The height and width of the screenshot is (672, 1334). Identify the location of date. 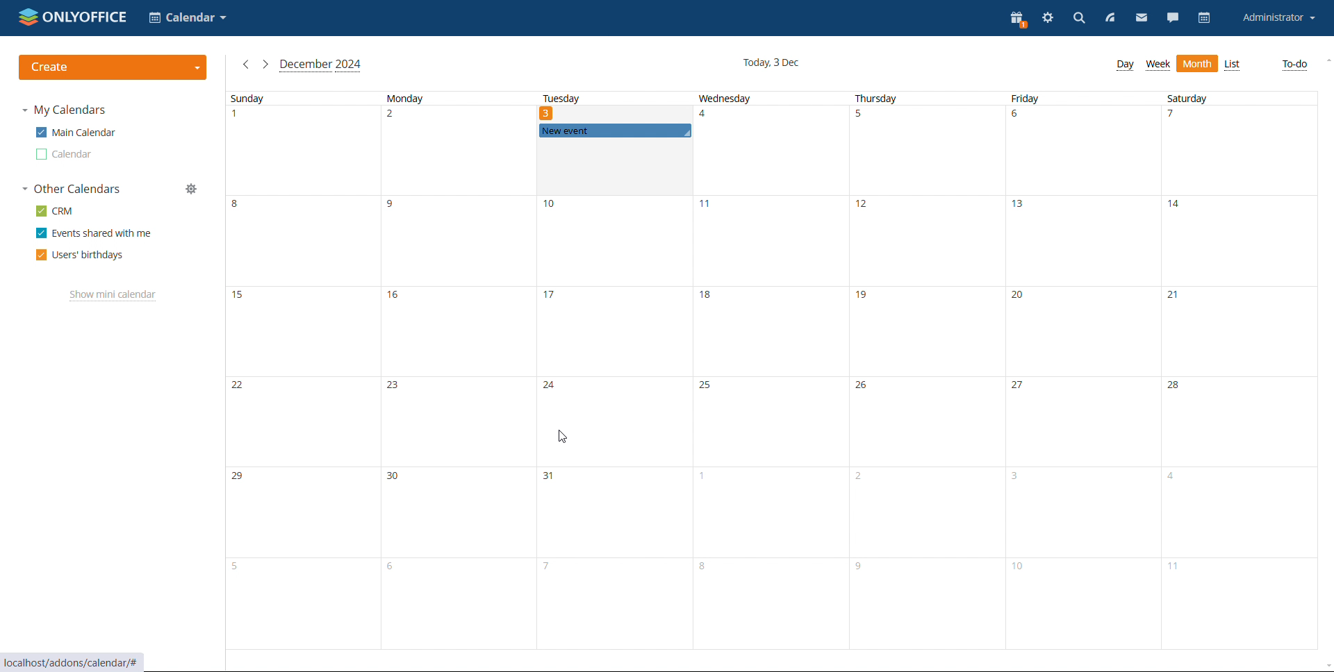
(302, 332).